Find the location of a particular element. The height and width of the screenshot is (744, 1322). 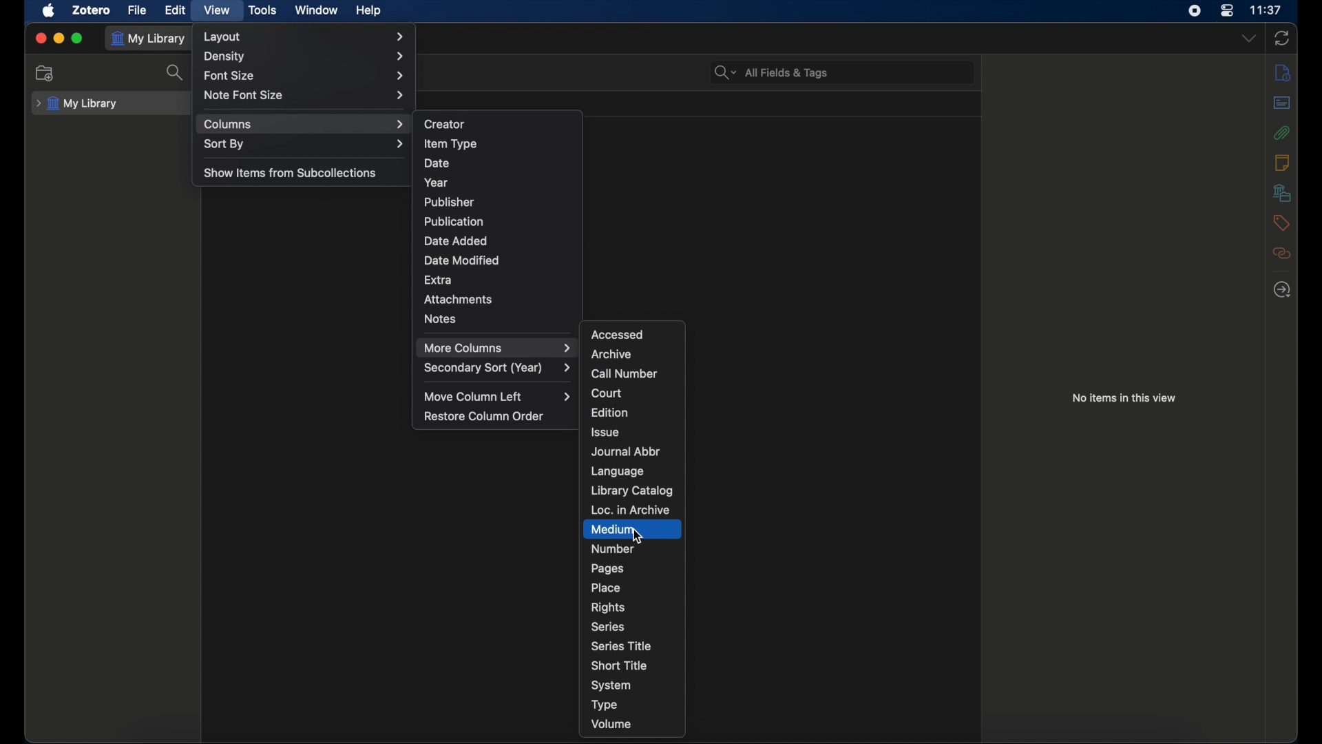

sort by is located at coordinates (303, 143).